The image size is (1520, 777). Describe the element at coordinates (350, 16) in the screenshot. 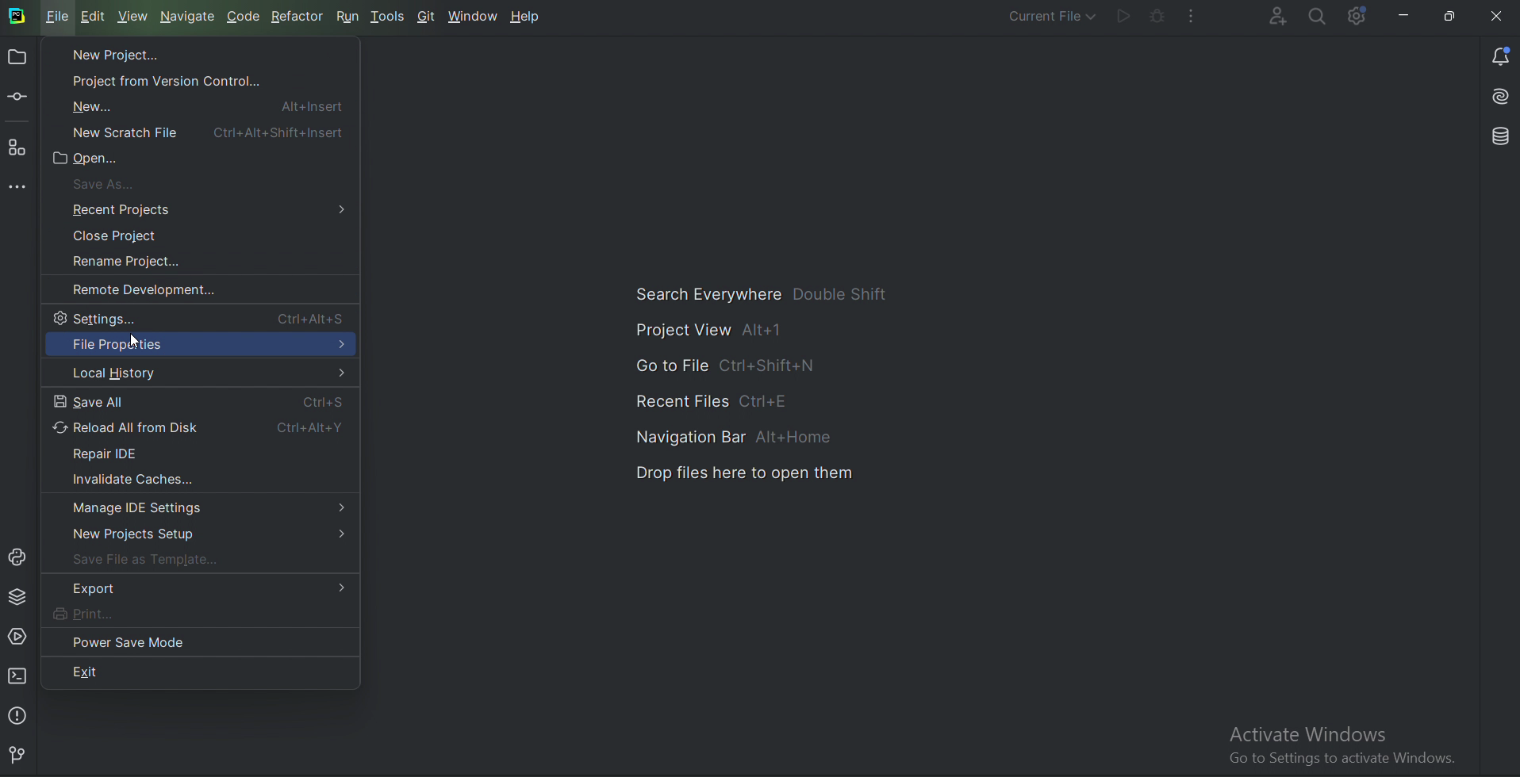

I see `Run` at that location.